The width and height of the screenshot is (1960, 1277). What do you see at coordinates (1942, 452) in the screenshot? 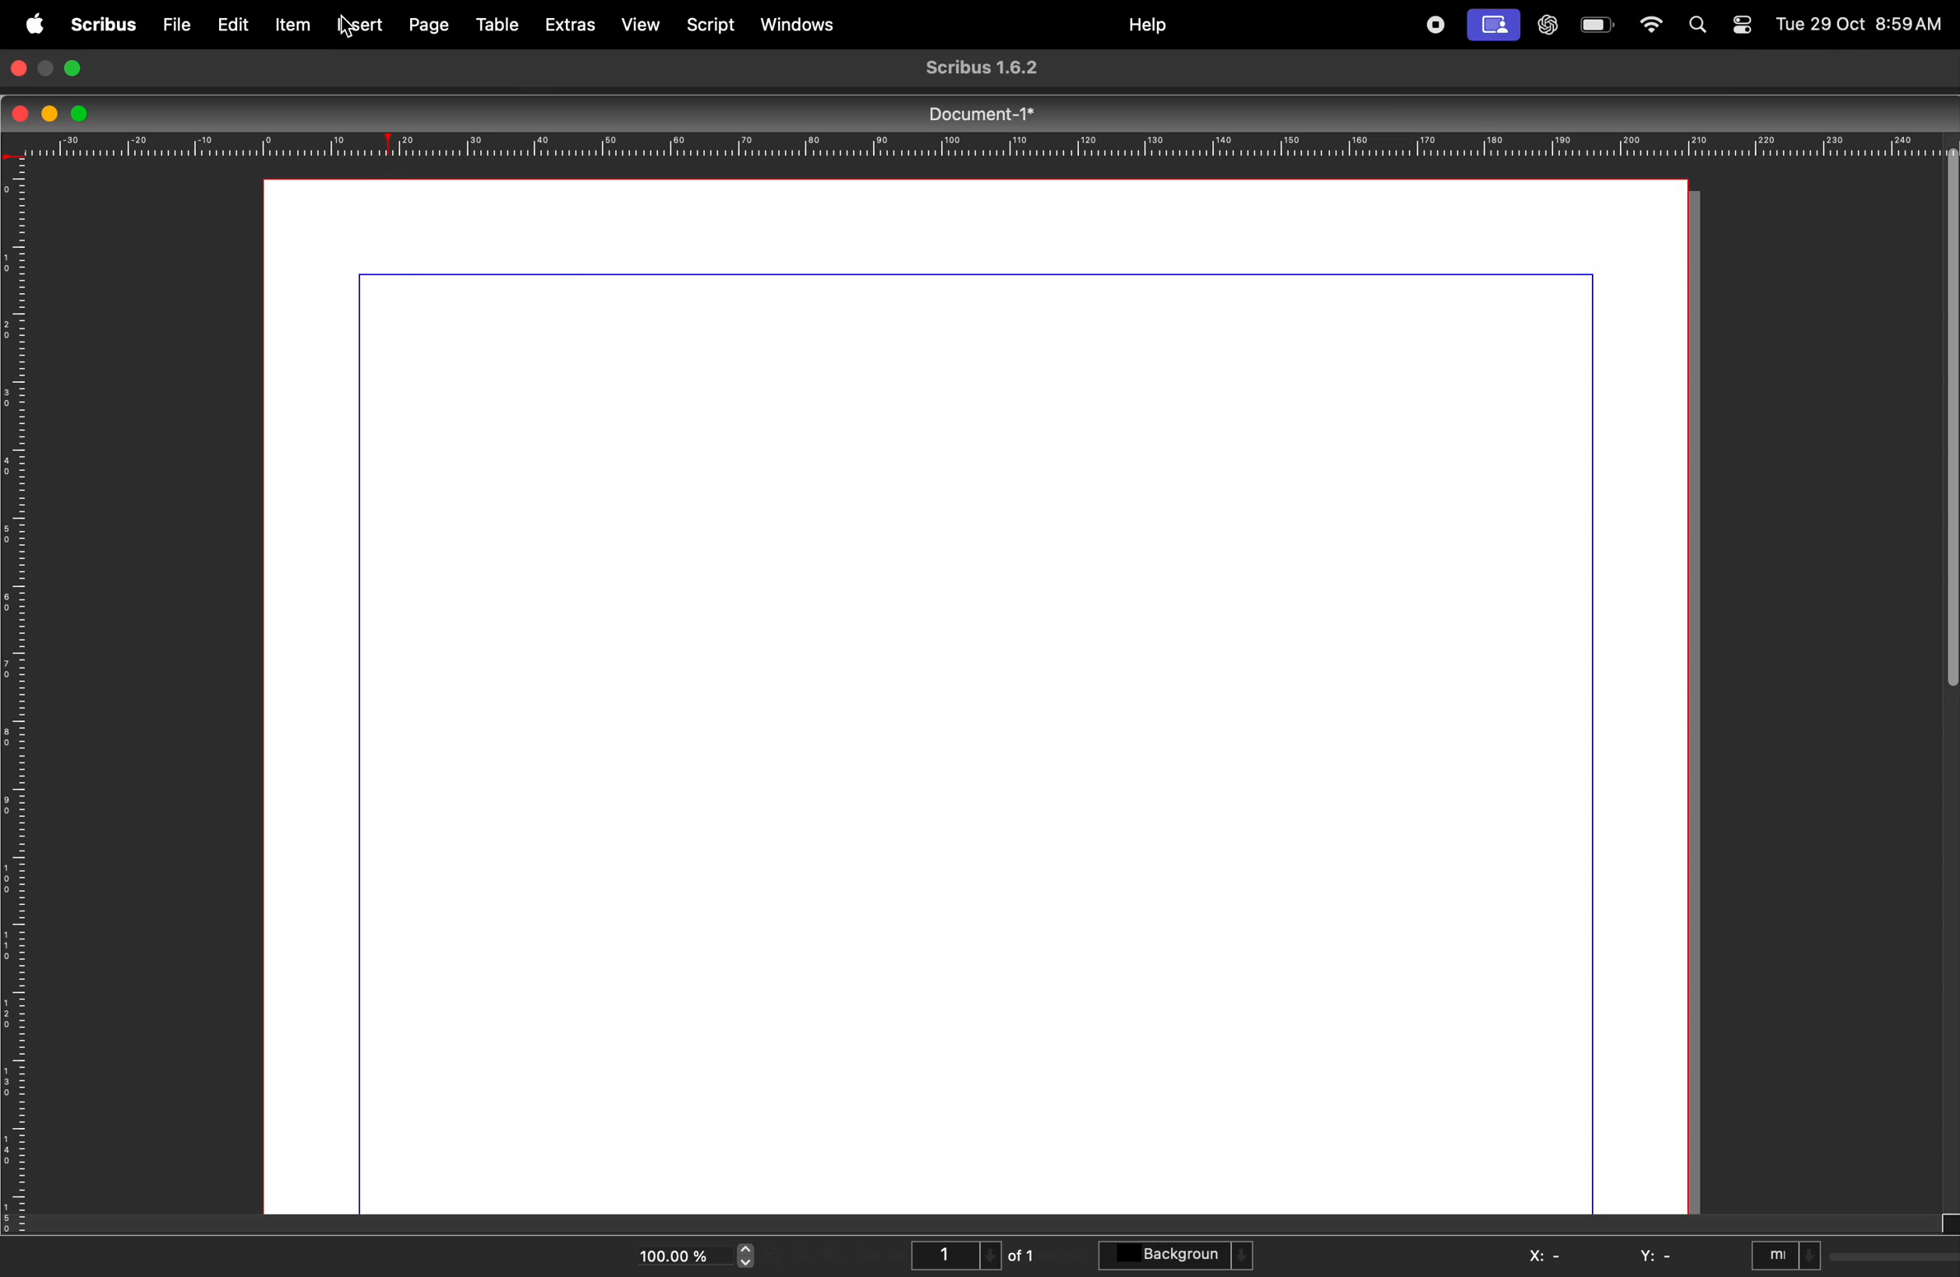
I see `verticle sidebar` at bounding box center [1942, 452].